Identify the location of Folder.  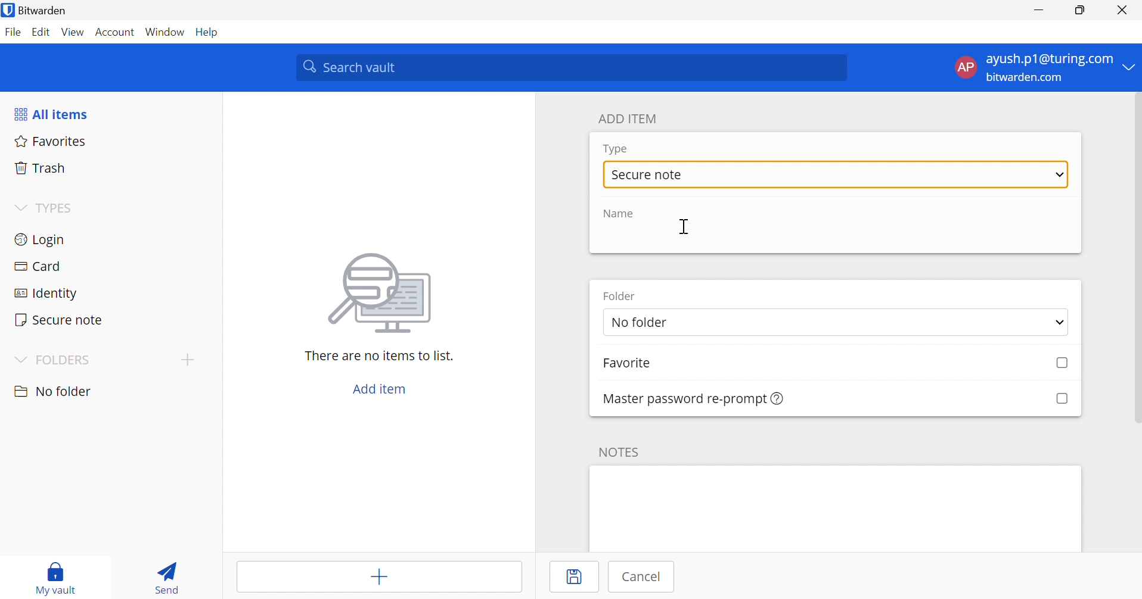
(623, 296).